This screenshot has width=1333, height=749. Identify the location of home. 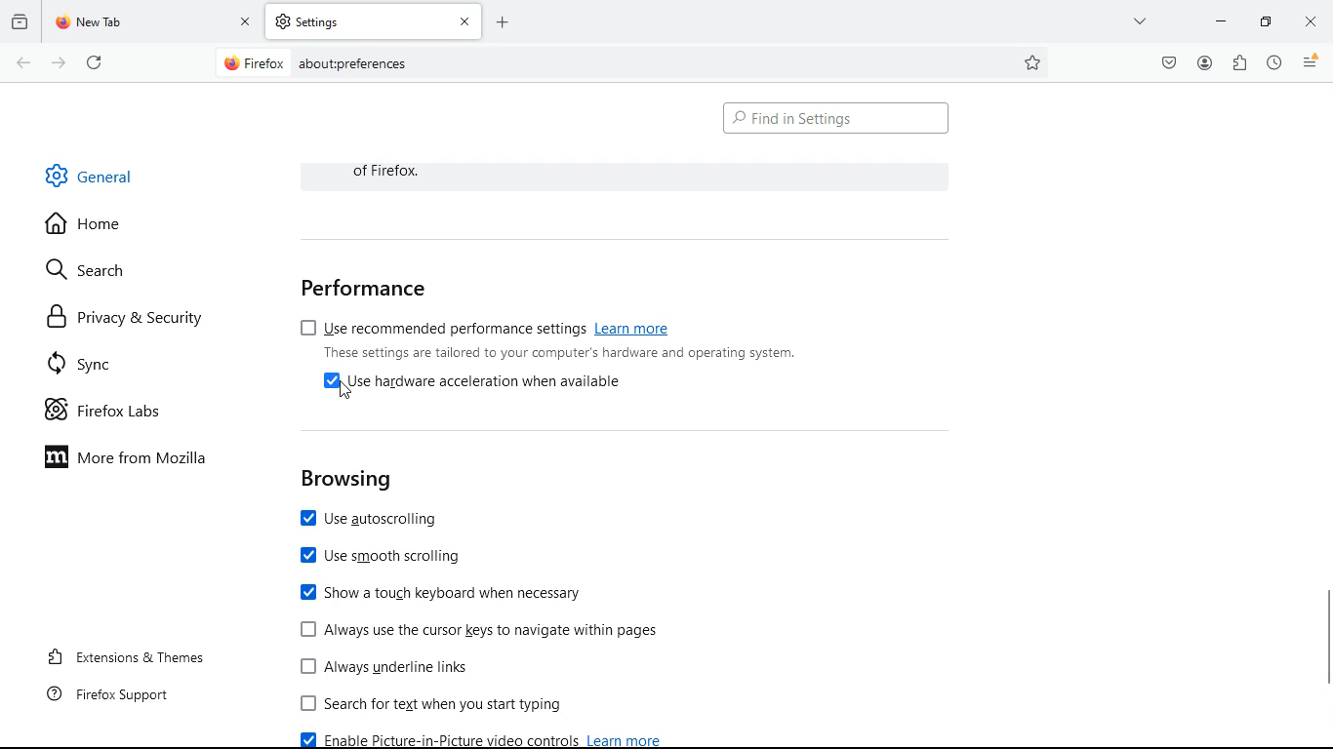
(93, 226).